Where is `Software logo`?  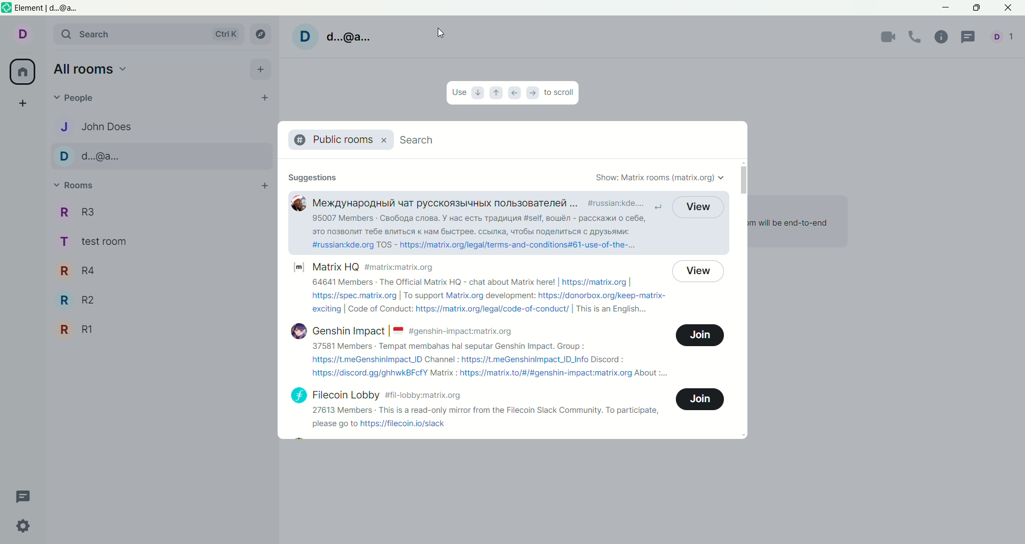 Software logo is located at coordinates (6, 7).